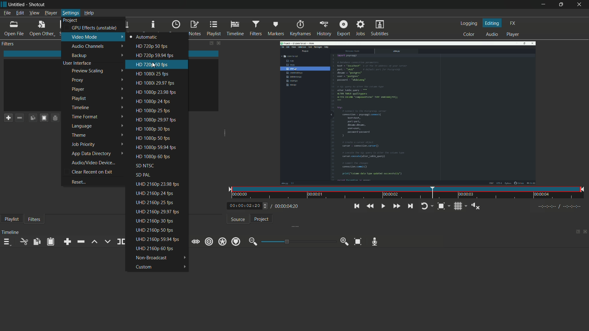 The image size is (589, 331). Describe the element at coordinates (513, 23) in the screenshot. I see `fx` at that location.